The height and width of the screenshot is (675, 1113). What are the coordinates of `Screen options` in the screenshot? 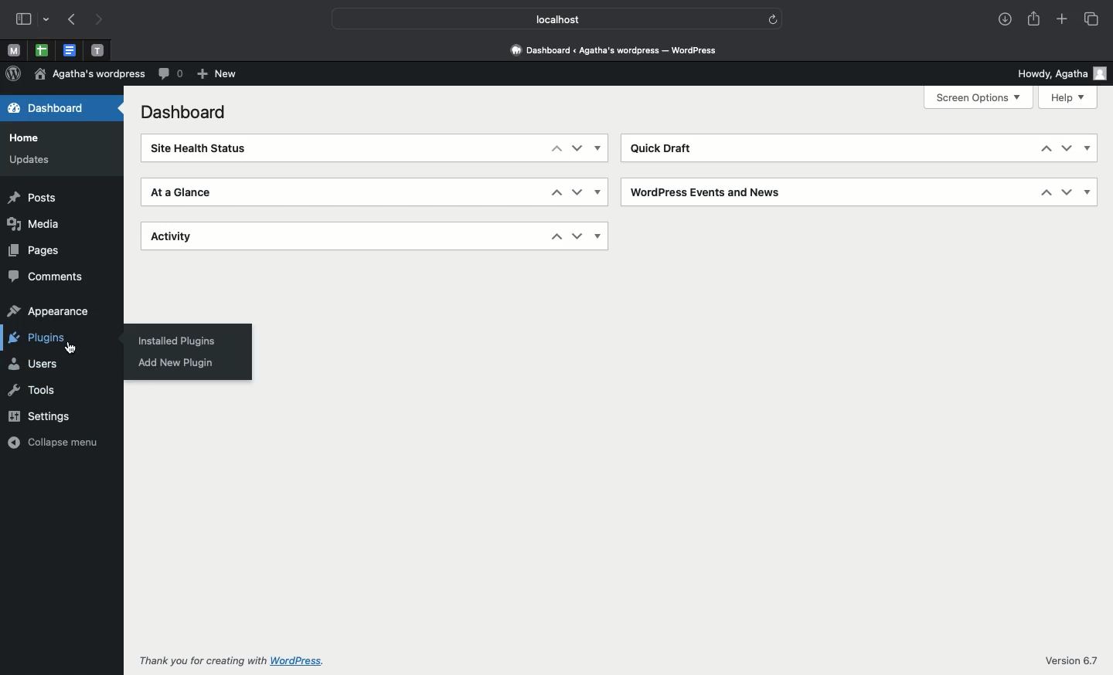 It's located at (979, 98).